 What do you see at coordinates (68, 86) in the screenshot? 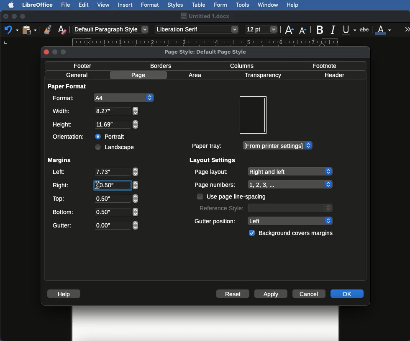
I see `Paper format` at bounding box center [68, 86].